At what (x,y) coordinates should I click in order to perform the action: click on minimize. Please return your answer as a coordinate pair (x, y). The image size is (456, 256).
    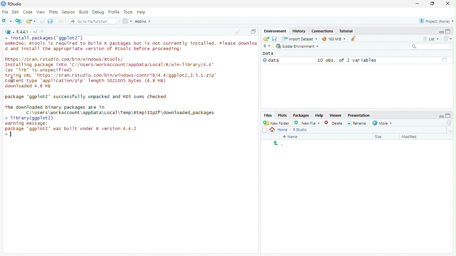
    Looking at the image, I should click on (441, 32).